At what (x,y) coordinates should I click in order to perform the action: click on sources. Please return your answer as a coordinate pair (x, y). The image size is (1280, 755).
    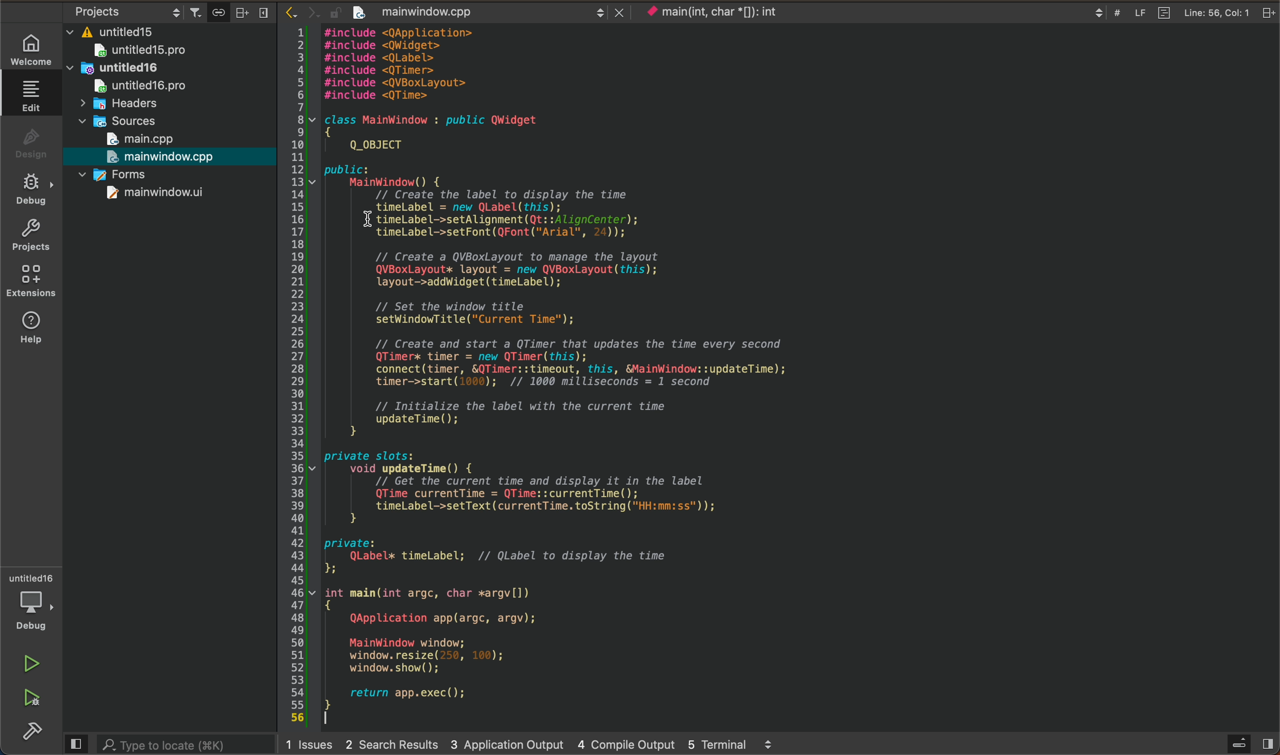
    Looking at the image, I should click on (125, 122).